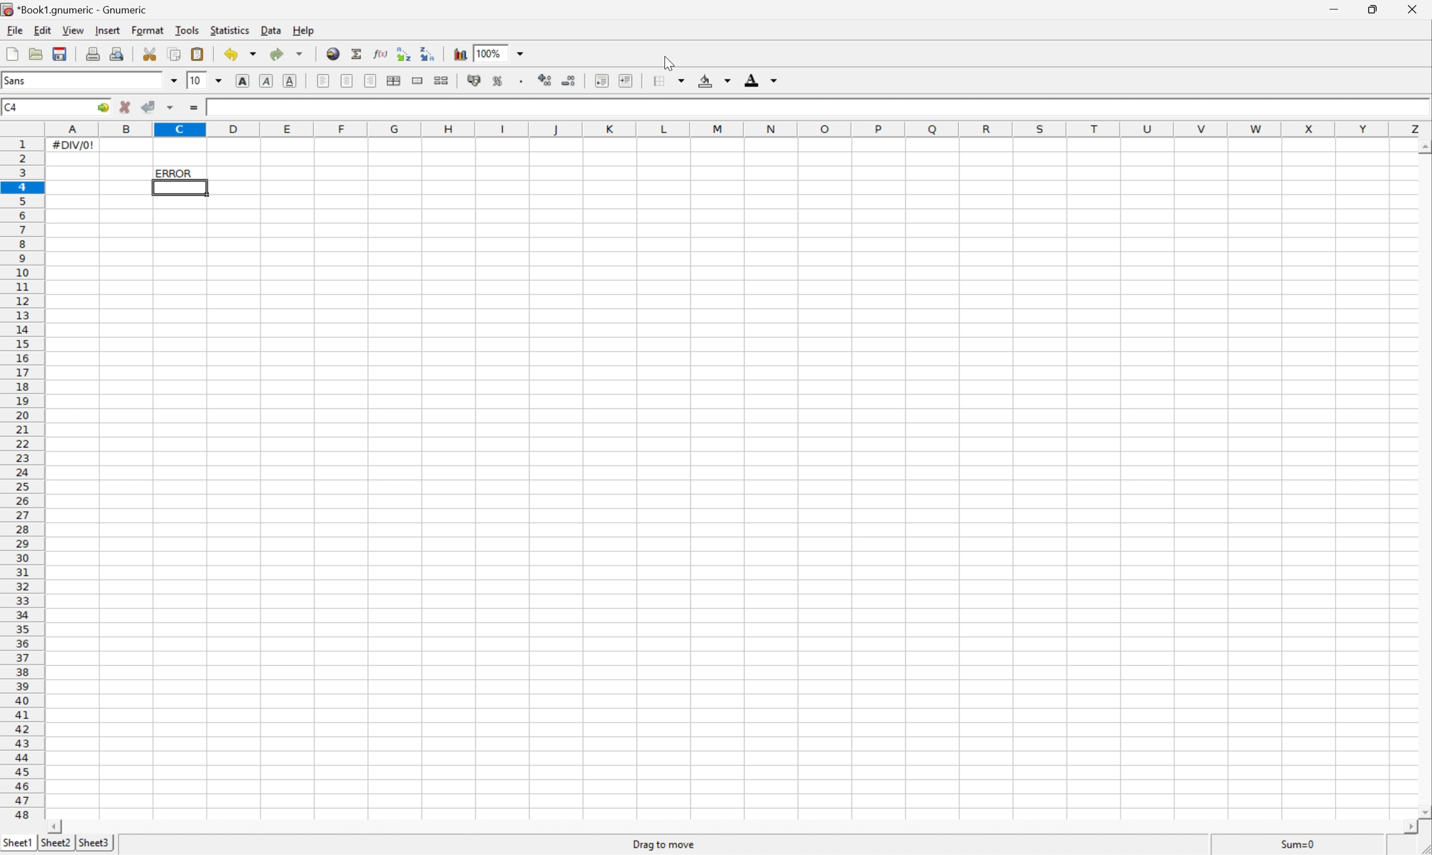  What do you see at coordinates (498, 81) in the screenshot?
I see `Format the selection as percentage` at bounding box center [498, 81].